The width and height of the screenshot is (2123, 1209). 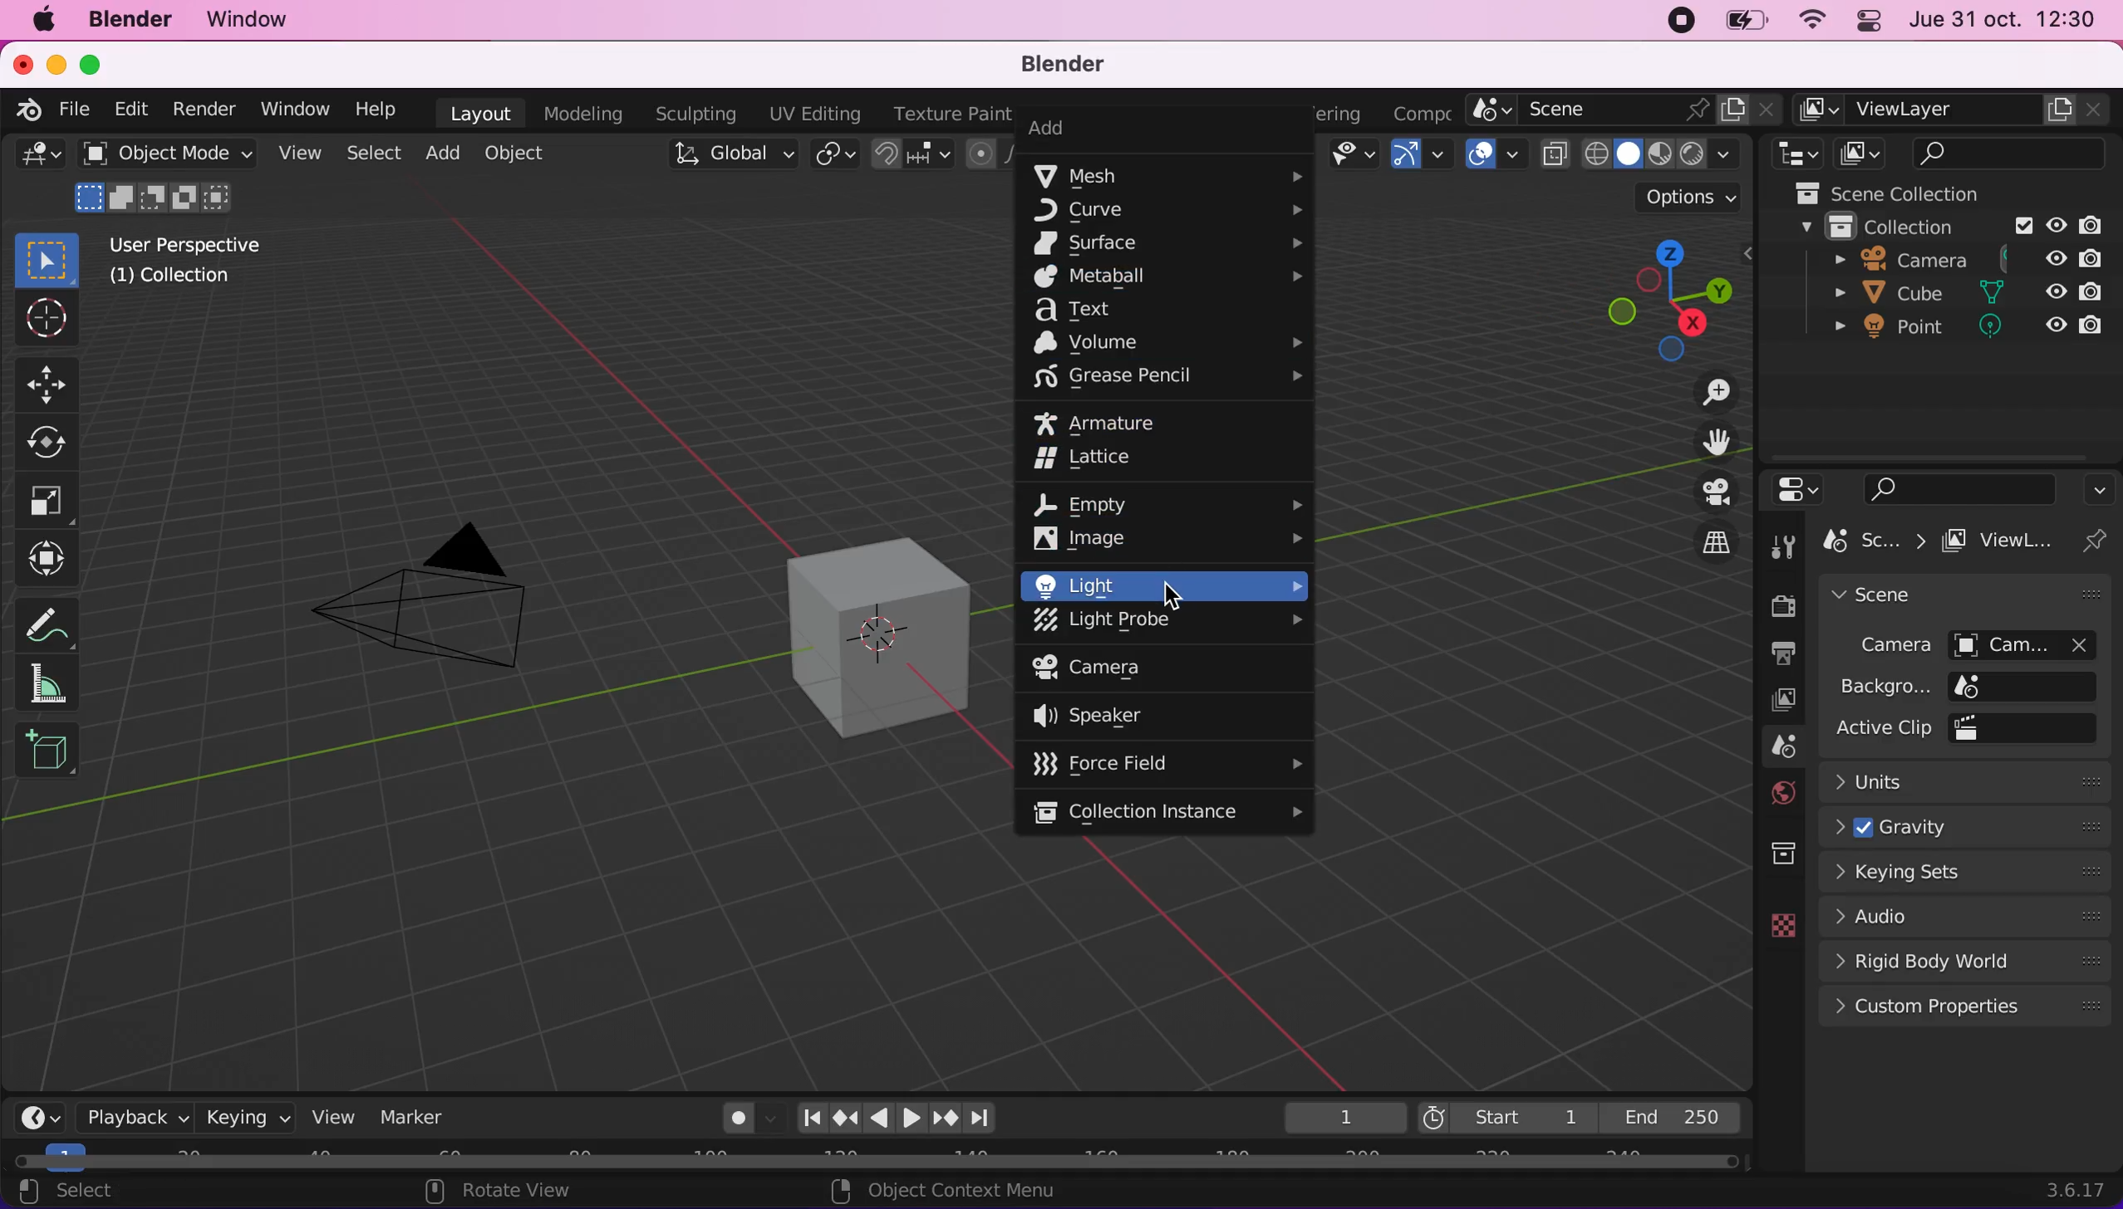 I want to click on rotate, so click(x=49, y=442).